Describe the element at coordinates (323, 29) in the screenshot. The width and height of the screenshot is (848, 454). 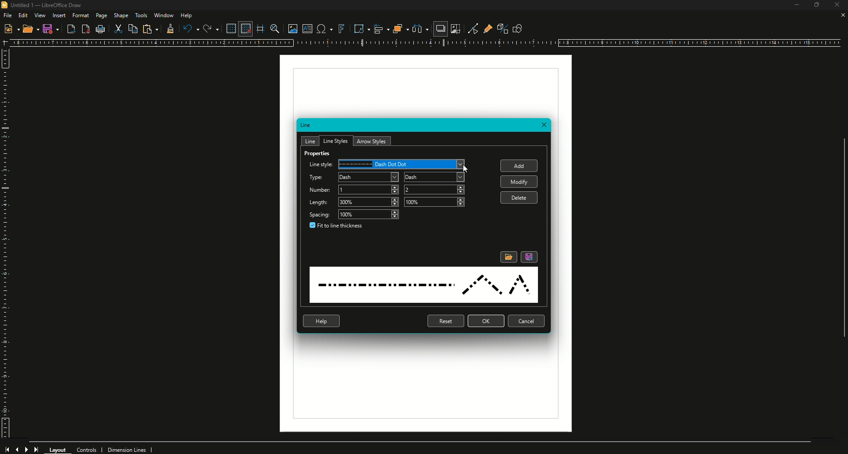
I see `Insert Special Characters` at that location.